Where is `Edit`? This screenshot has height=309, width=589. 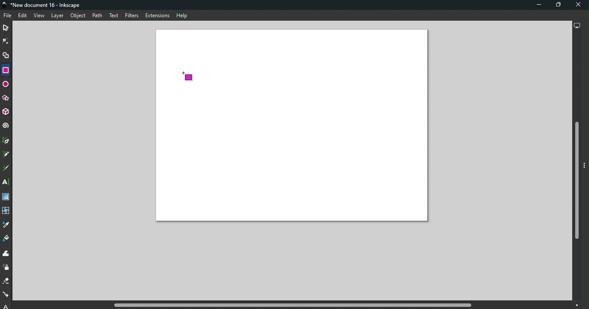
Edit is located at coordinates (22, 16).